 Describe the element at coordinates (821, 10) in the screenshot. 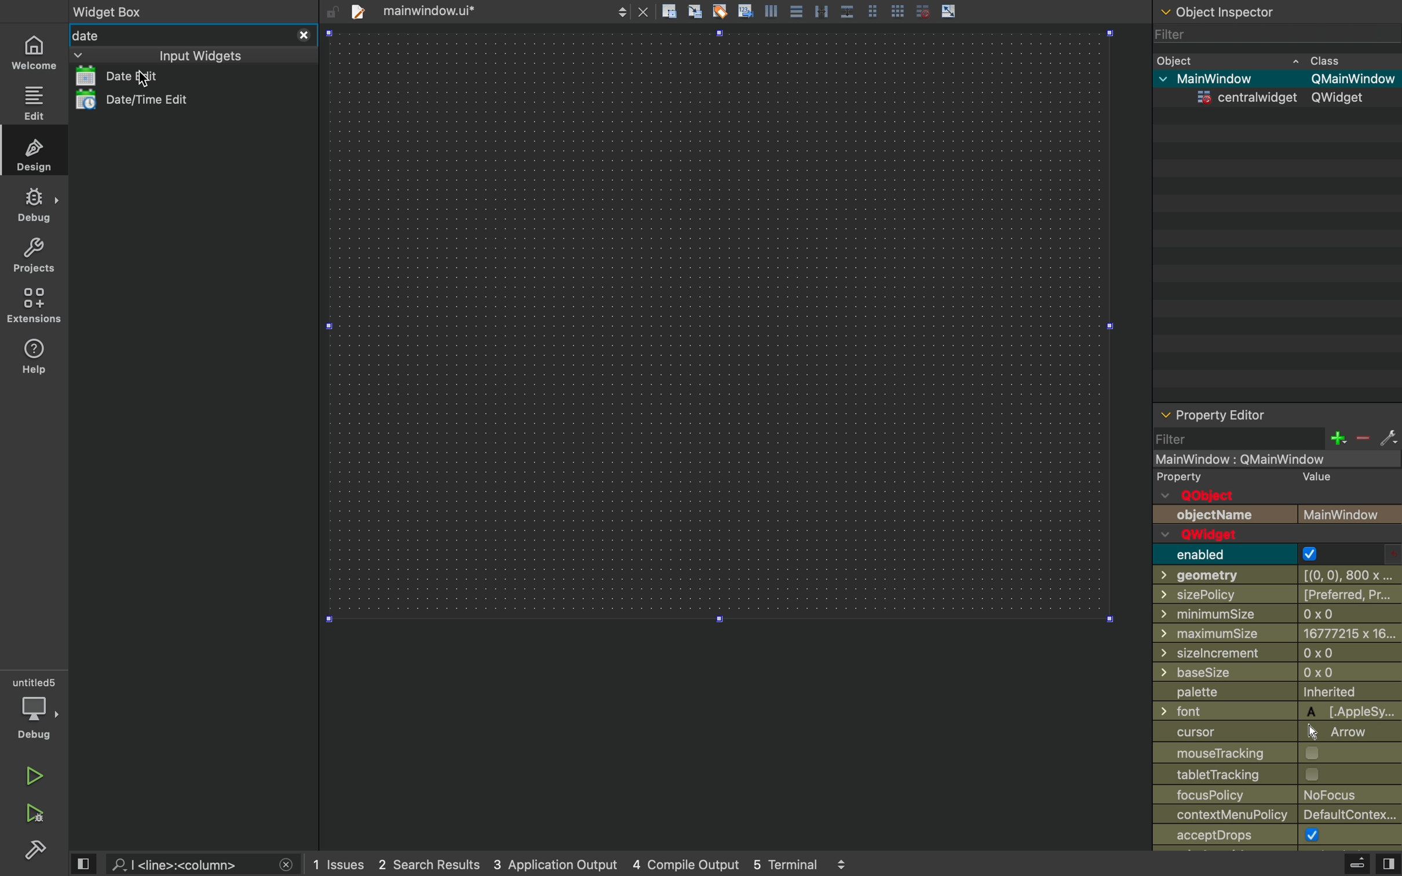

I see `distribute horizontally` at that location.